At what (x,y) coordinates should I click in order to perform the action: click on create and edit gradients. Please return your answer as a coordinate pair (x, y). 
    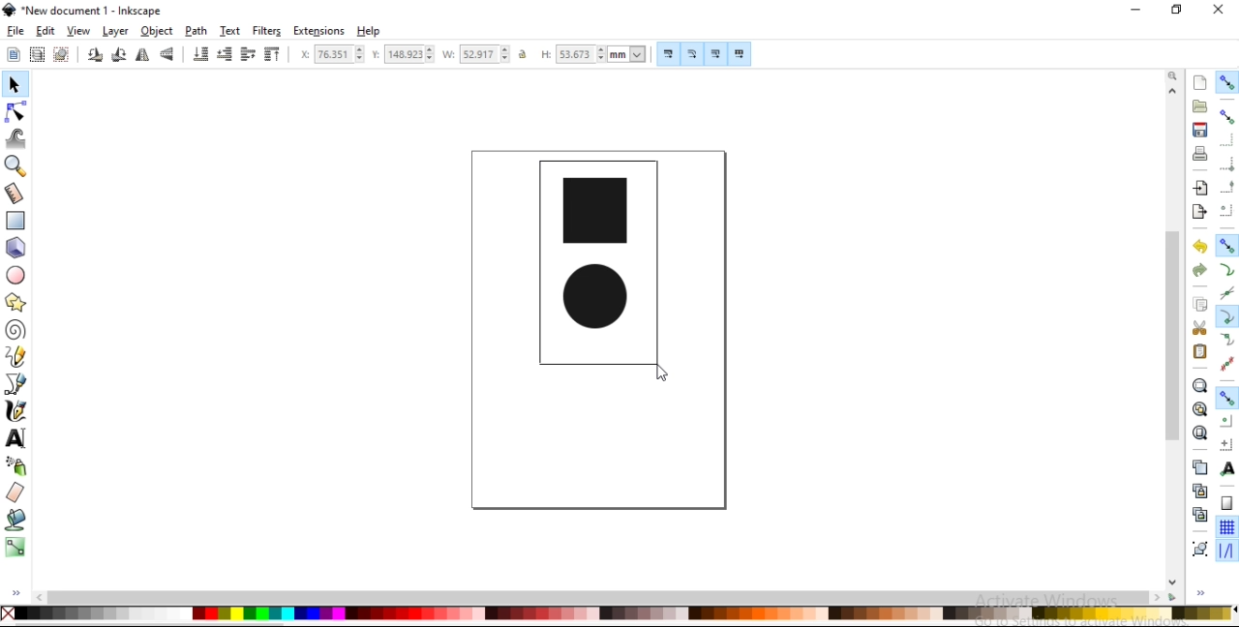
    Looking at the image, I should click on (16, 548).